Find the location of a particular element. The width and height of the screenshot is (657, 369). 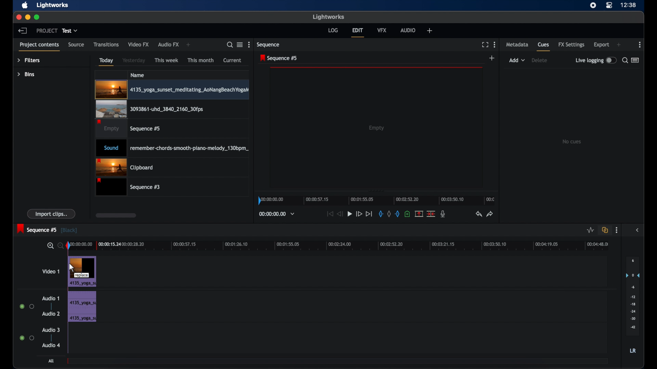

back is located at coordinates (23, 31).